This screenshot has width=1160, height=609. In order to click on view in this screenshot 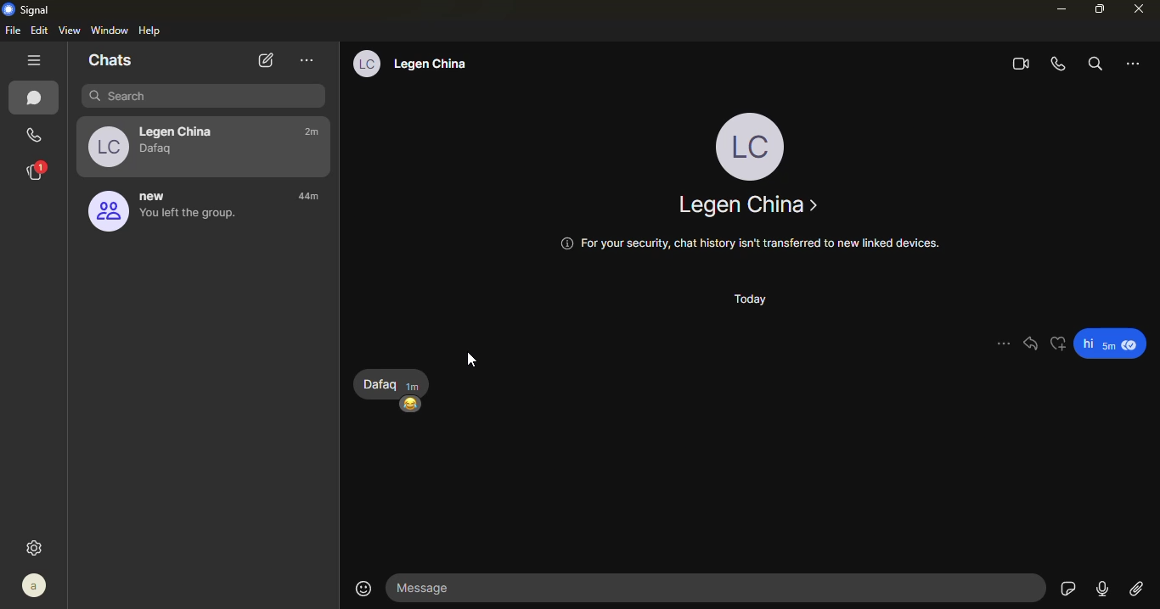, I will do `click(70, 30)`.